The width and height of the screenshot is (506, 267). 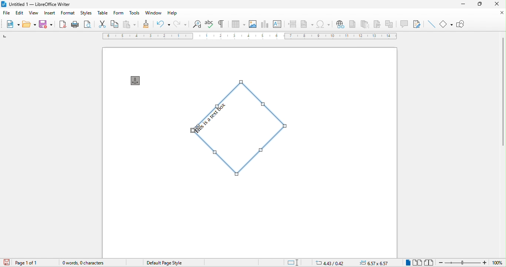 What do you see at coordinates (145, 24) in the screenshot?
I see `clone formatting` at bounding box center [145, 24].